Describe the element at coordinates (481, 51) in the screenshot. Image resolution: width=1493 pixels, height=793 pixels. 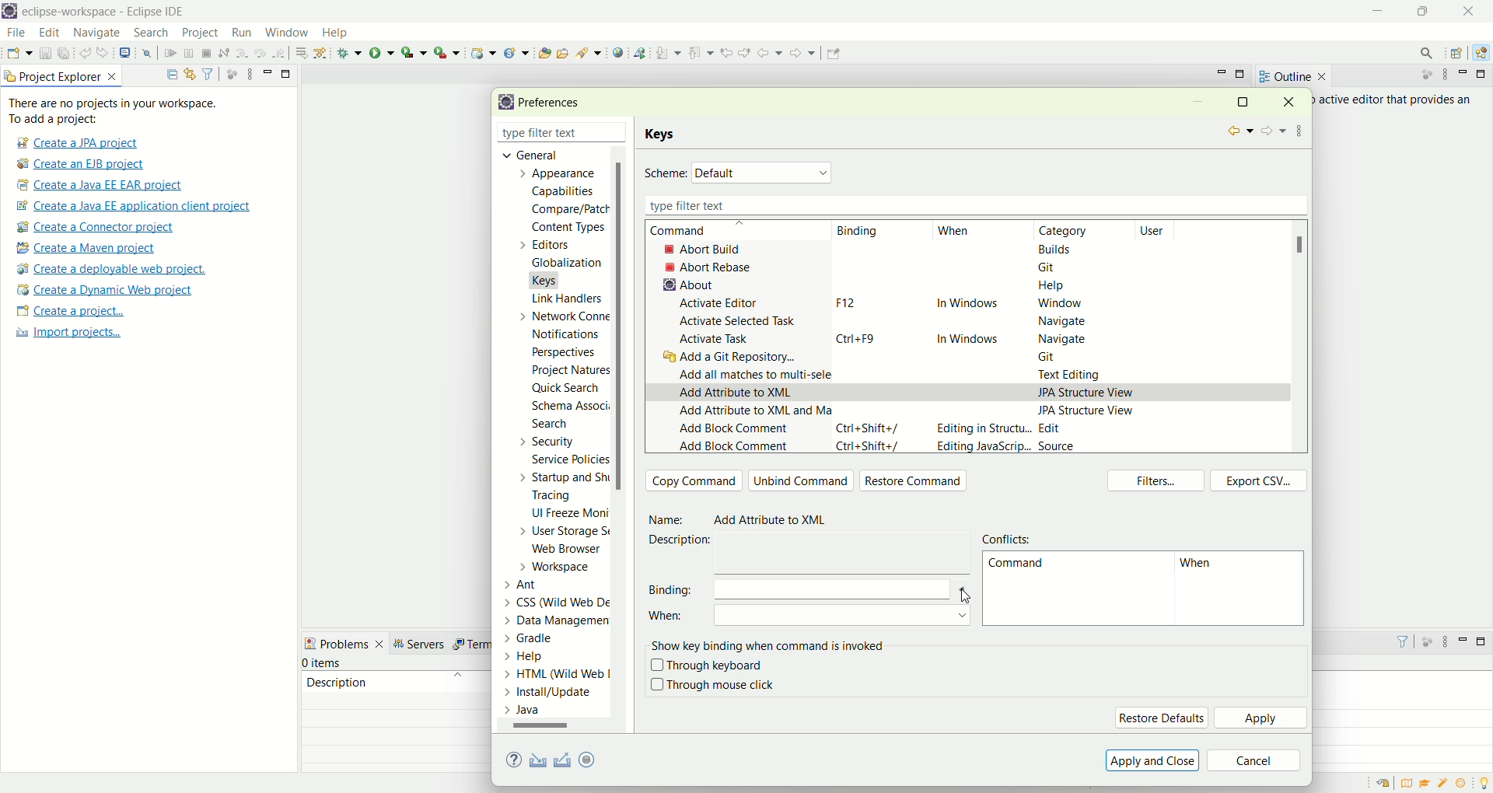
I see `create a dynamic web project` at that location.